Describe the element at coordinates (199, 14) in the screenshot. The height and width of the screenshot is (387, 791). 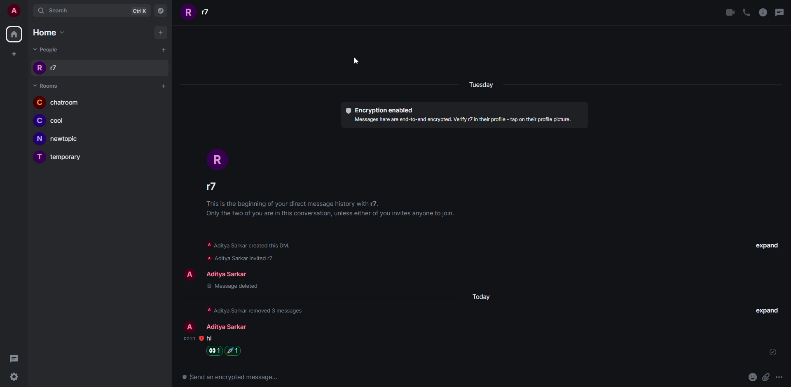
I see `people` at that location.